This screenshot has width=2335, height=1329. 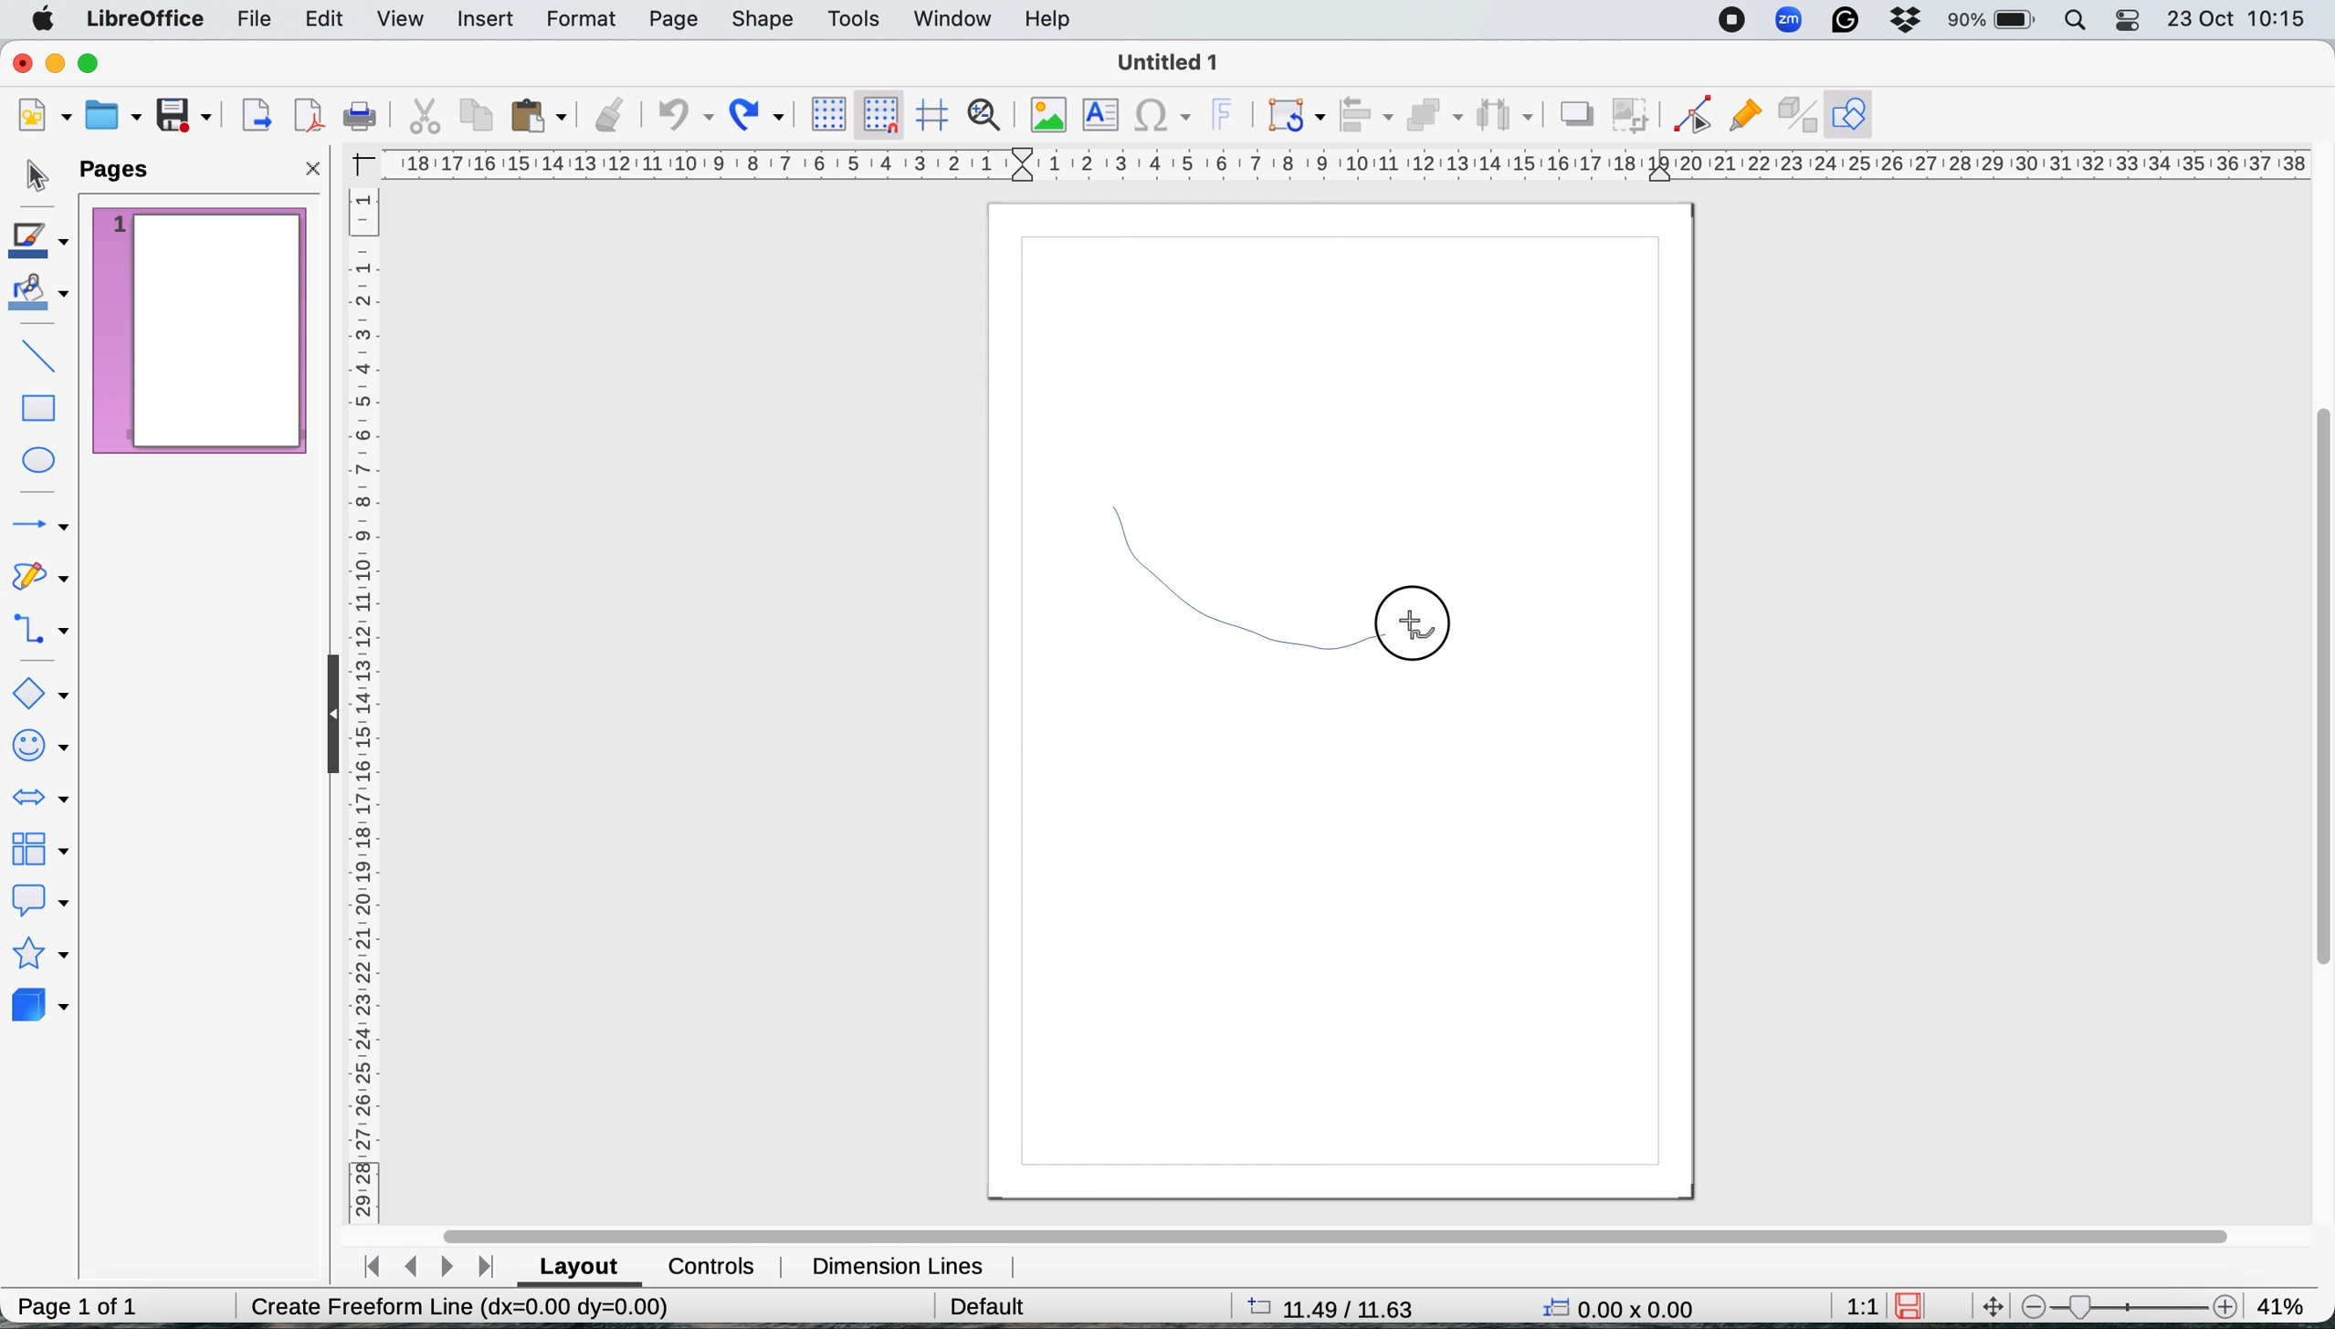 What do you see at coordinates (1166, 118) in the screenshot?
I see `insert special characters` at bounding box center [1166, 118].